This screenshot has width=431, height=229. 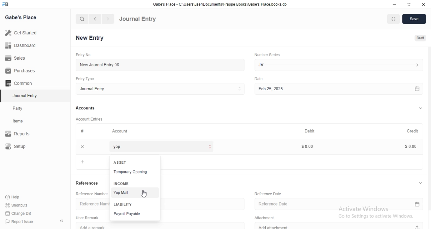 What do you see at coordinates (420, 109) in the screenshot?
I see `expand/collapse` at bounding box center [420, 109].